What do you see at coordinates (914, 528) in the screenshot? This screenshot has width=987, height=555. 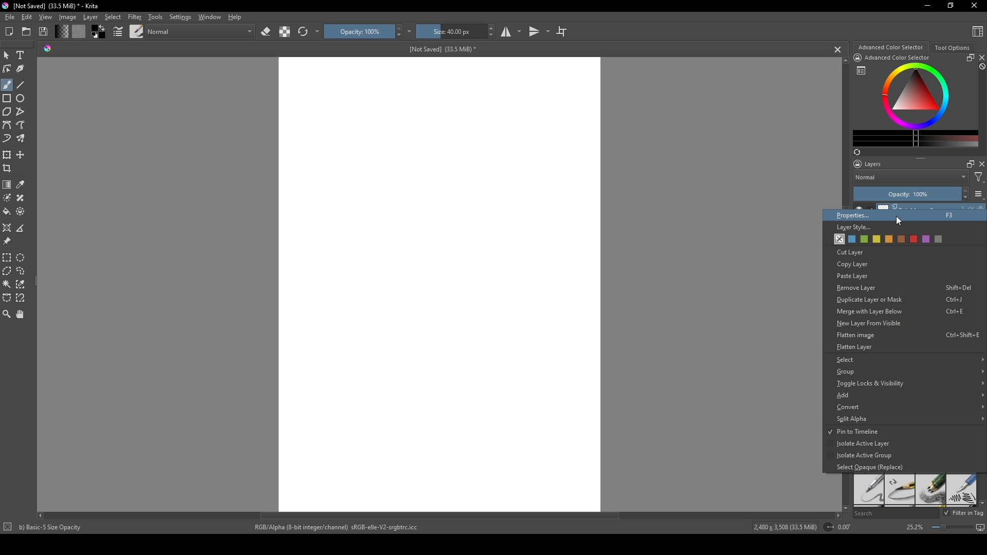 I see `25.2%` at bounding box center [914, 528].